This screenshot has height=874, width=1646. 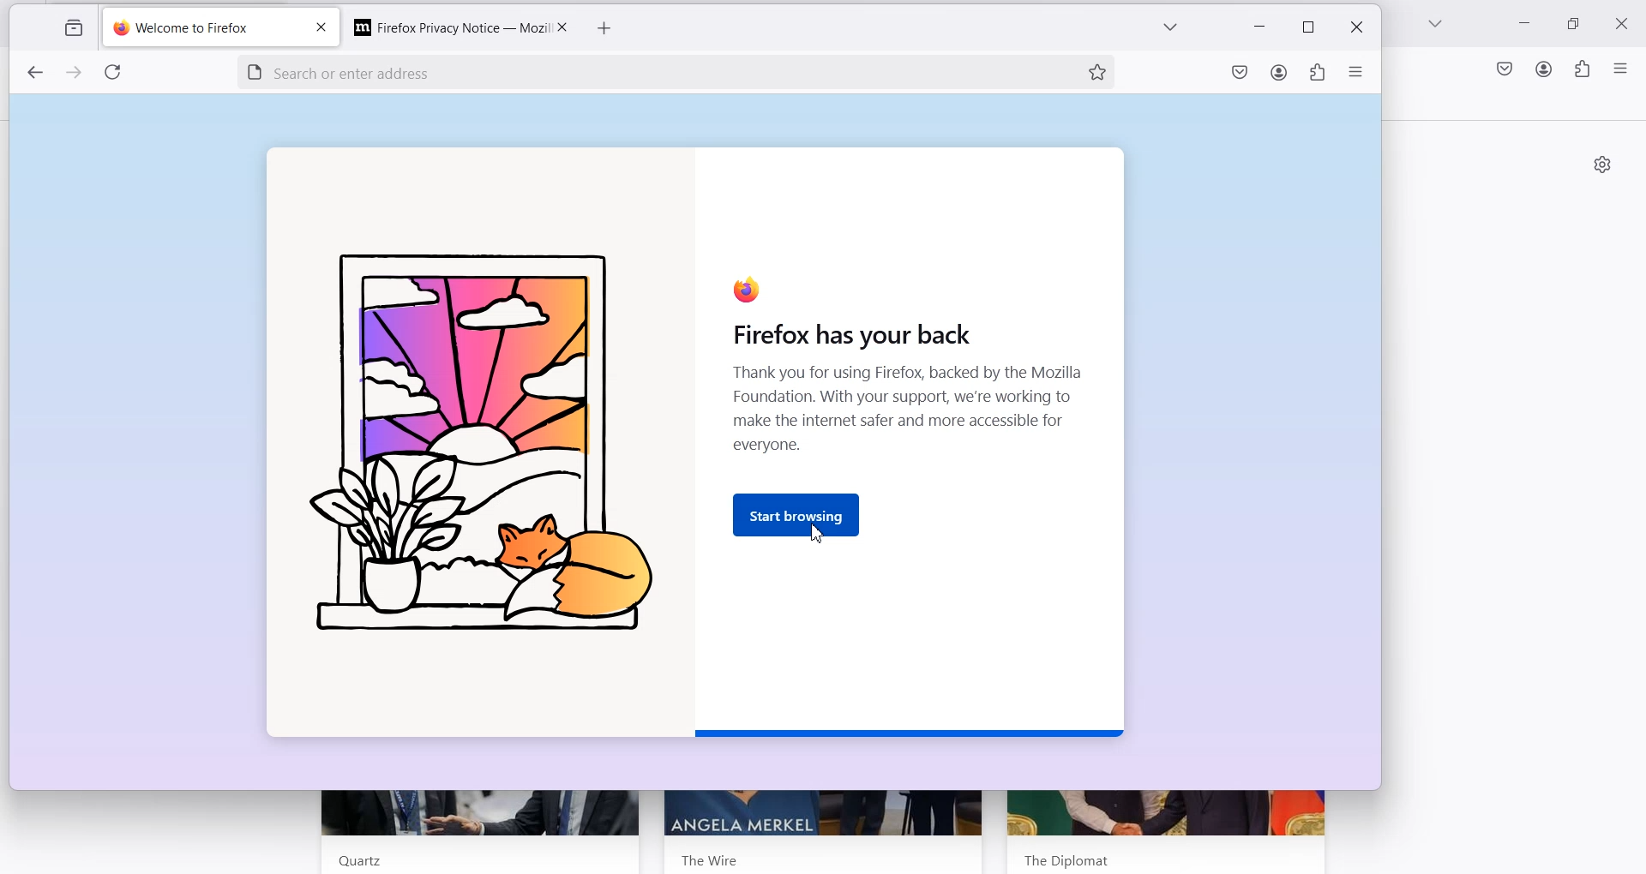 I want to click on Close, so click(x=1626, y=22).